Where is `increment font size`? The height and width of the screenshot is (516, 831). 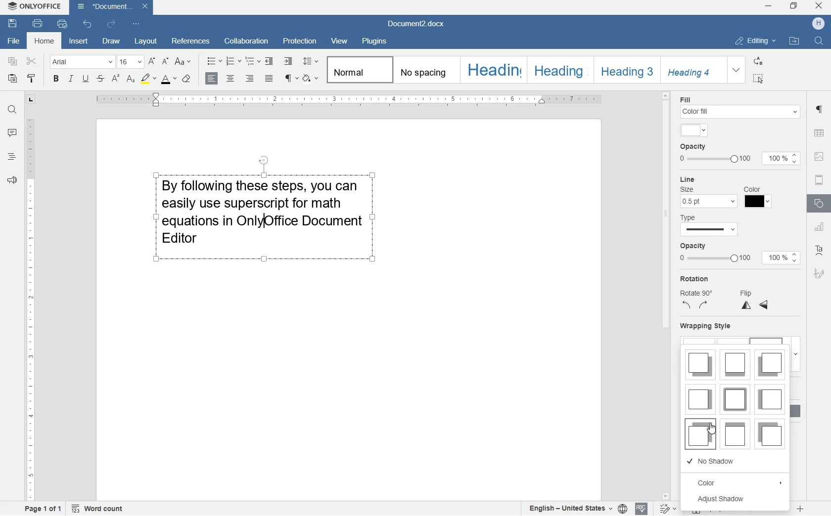 increment font size is located at coordinates (151, 62).